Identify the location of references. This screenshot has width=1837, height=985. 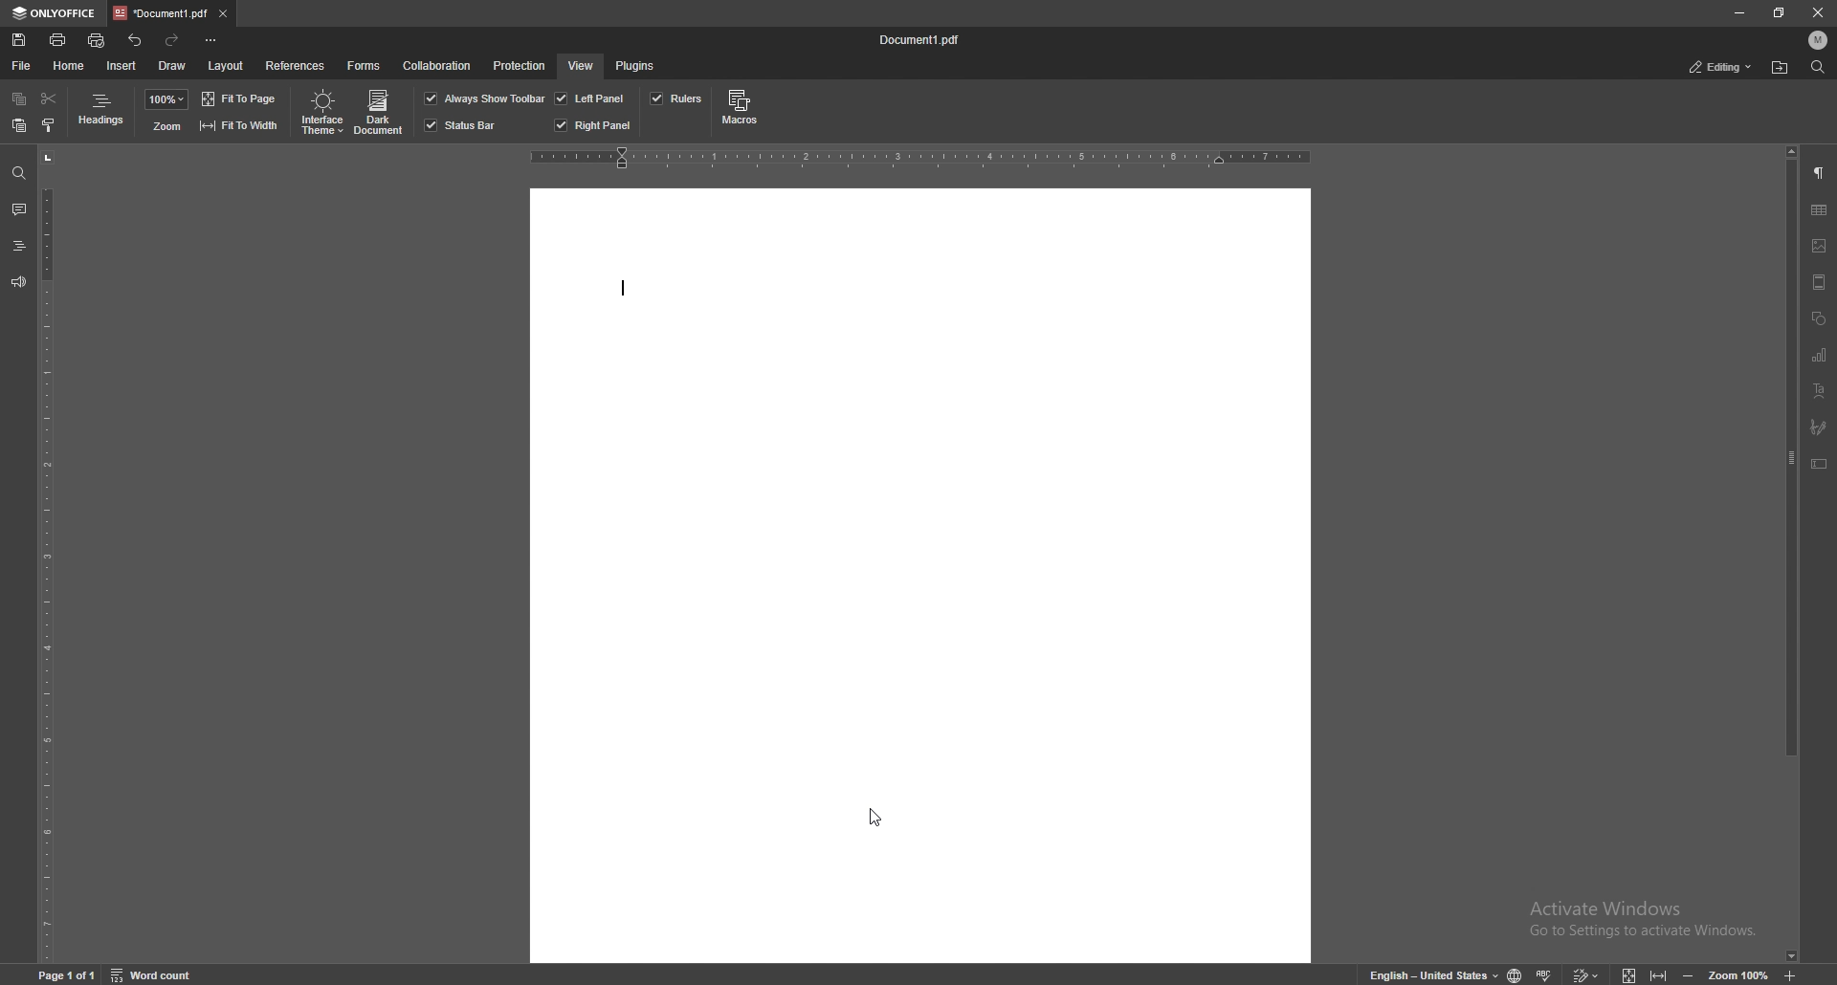
(296, 64).